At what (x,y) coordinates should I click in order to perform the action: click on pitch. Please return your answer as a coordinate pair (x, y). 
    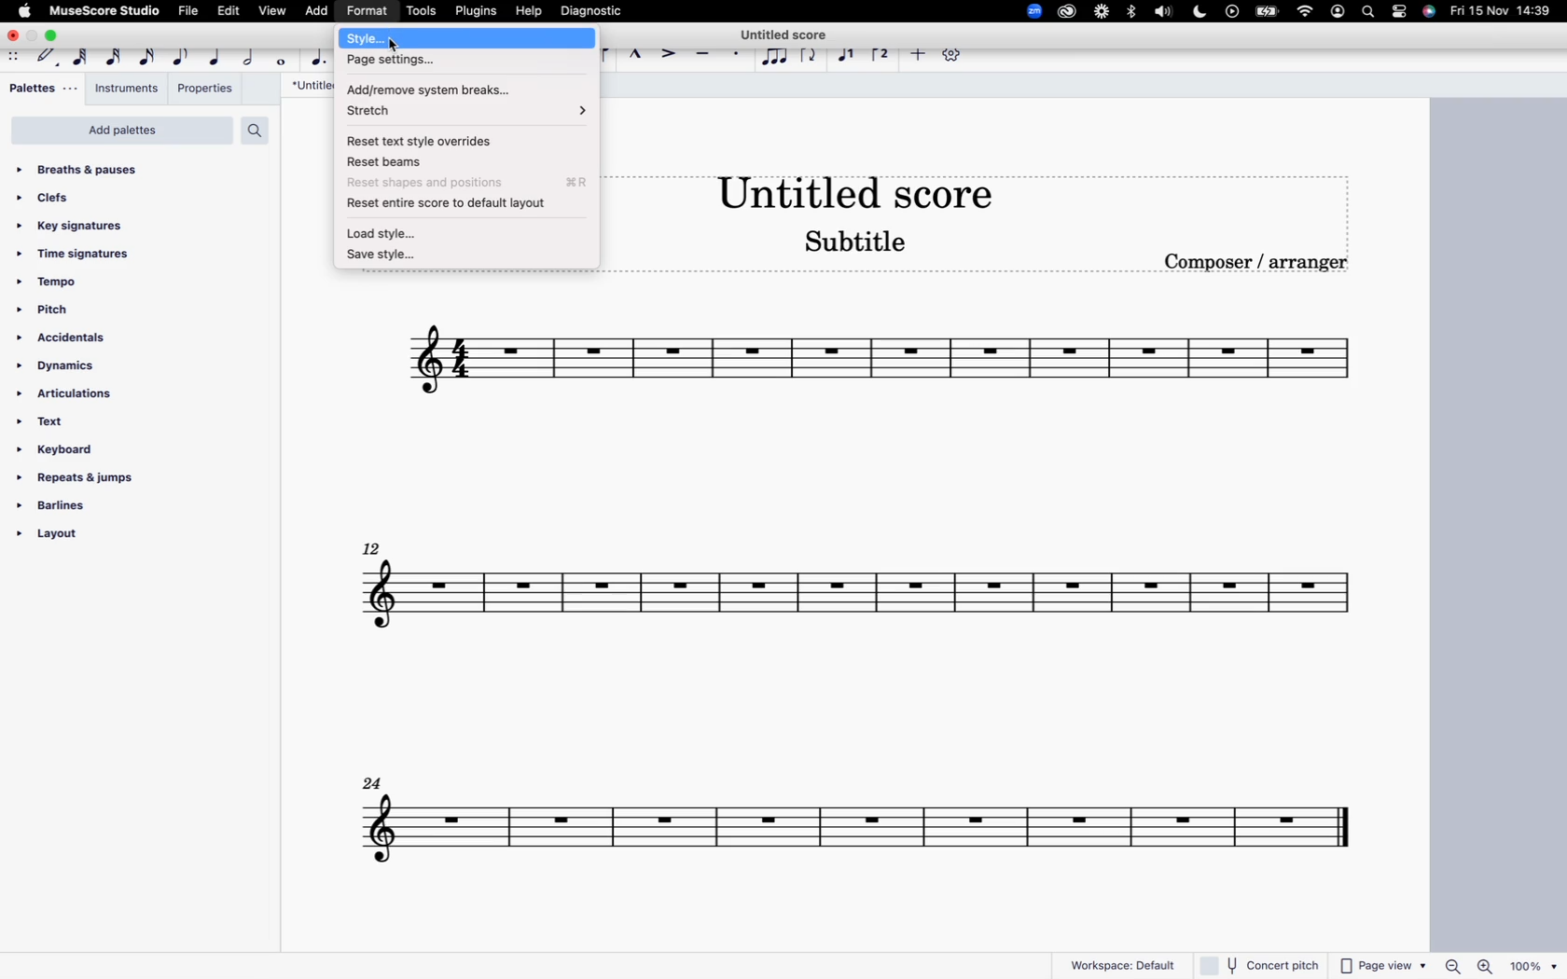
    Looking at the image, I should click on (66, 311).